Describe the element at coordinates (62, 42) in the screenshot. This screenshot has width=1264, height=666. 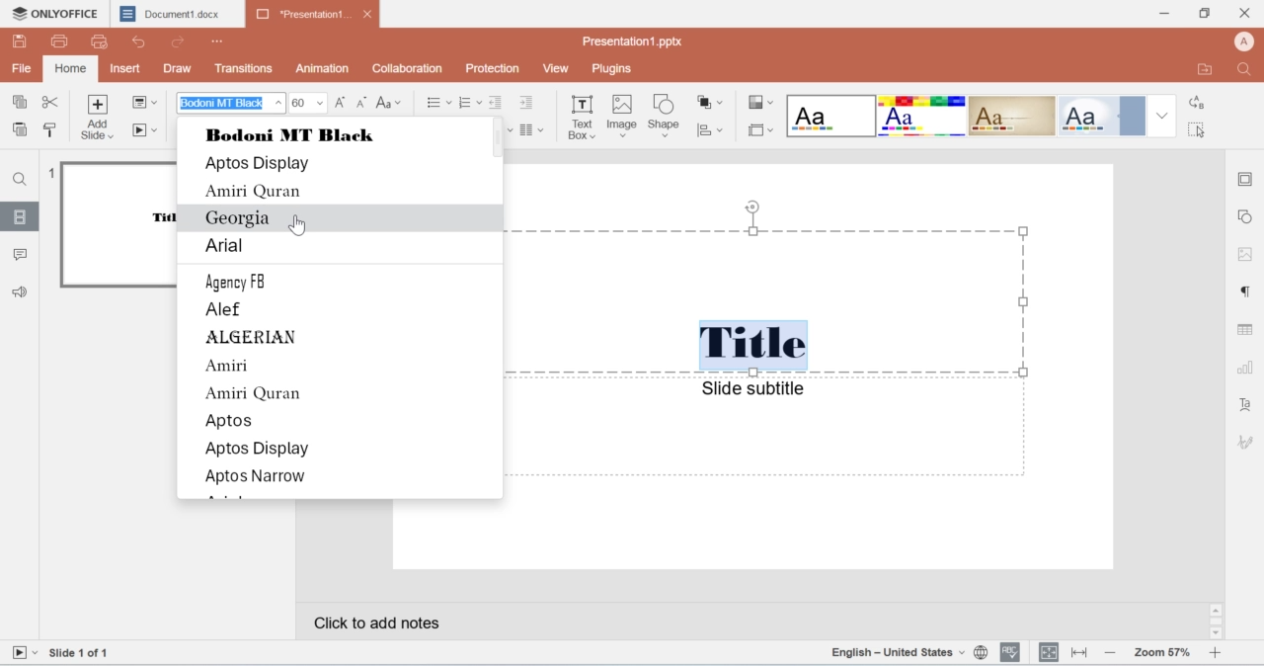
I see `print` at that location.